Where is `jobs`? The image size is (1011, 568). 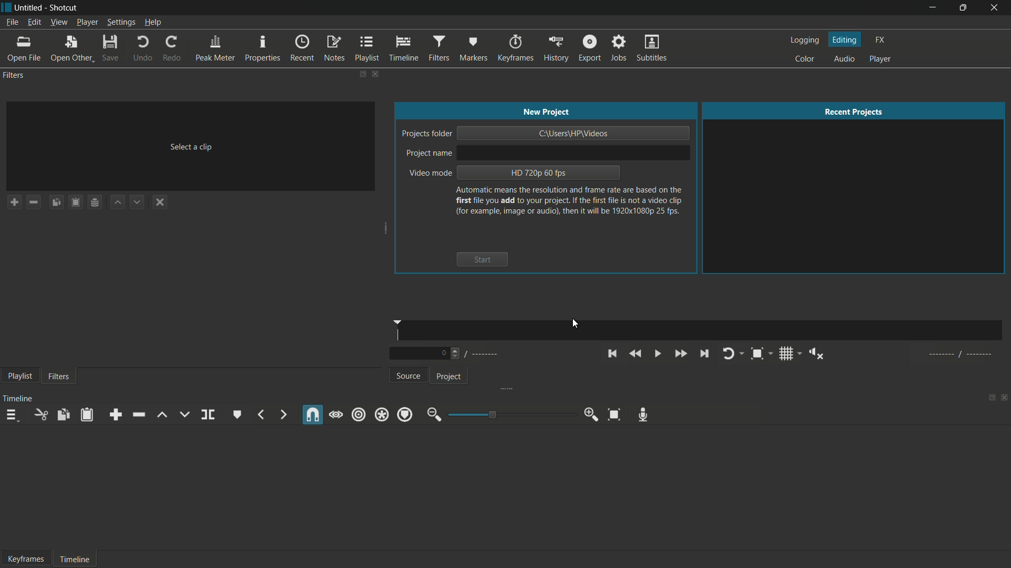
jobs is located at coordinates (619, 48).